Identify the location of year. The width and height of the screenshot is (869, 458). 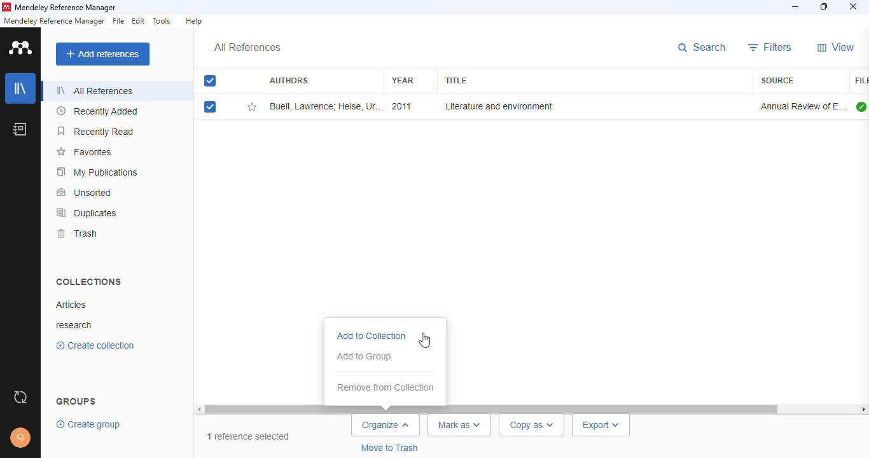
(403, 80).